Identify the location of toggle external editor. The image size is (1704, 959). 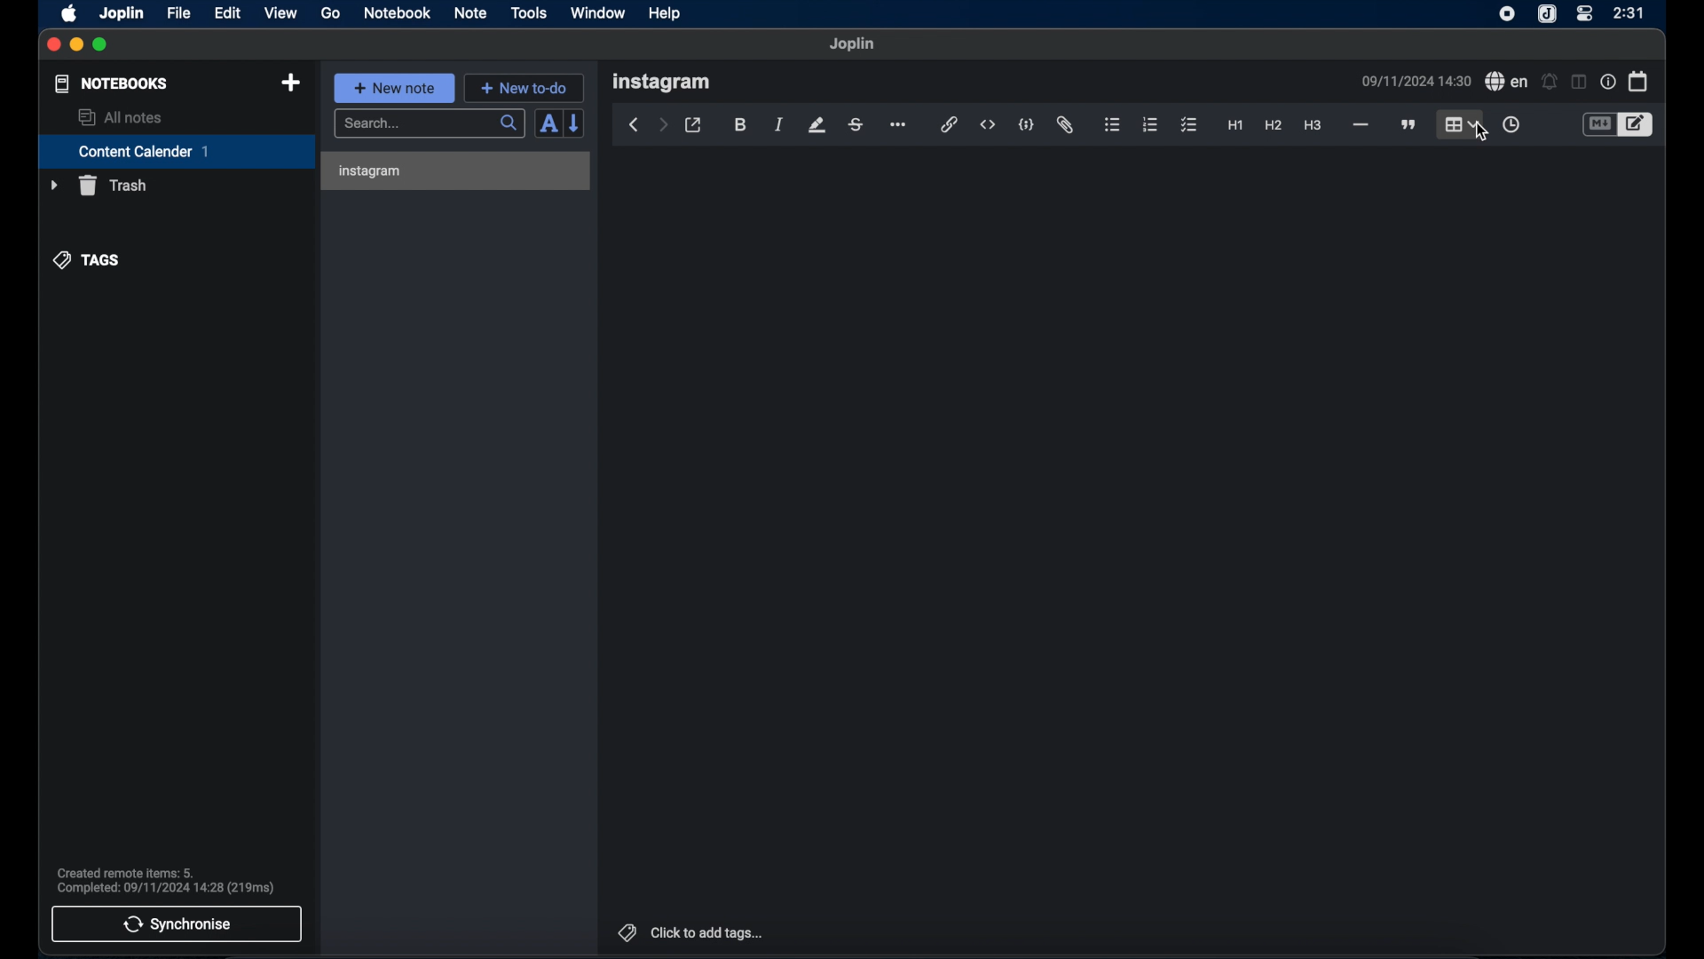
(693, 125).